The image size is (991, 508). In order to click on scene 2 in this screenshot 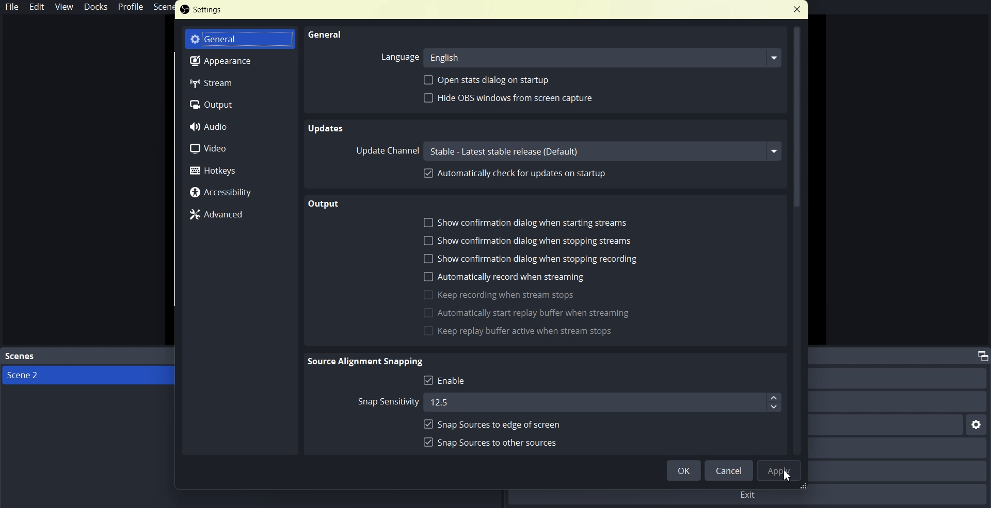, I will do `click(29, 376)`.